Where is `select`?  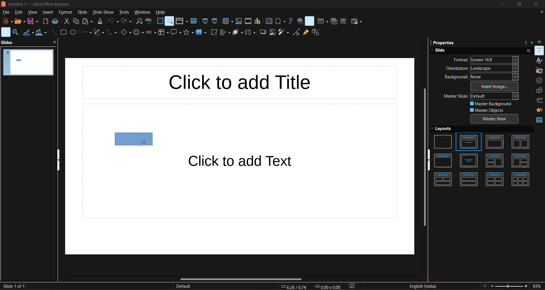
select is located at coordinates (6, 32).